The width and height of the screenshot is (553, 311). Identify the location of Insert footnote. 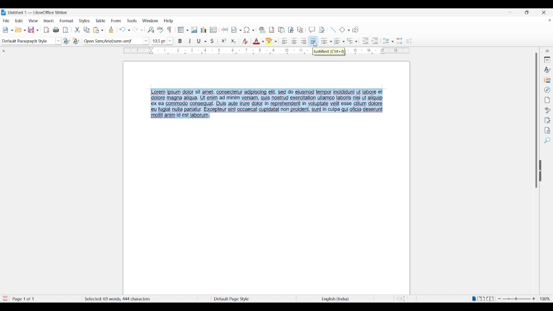
(272, 30).